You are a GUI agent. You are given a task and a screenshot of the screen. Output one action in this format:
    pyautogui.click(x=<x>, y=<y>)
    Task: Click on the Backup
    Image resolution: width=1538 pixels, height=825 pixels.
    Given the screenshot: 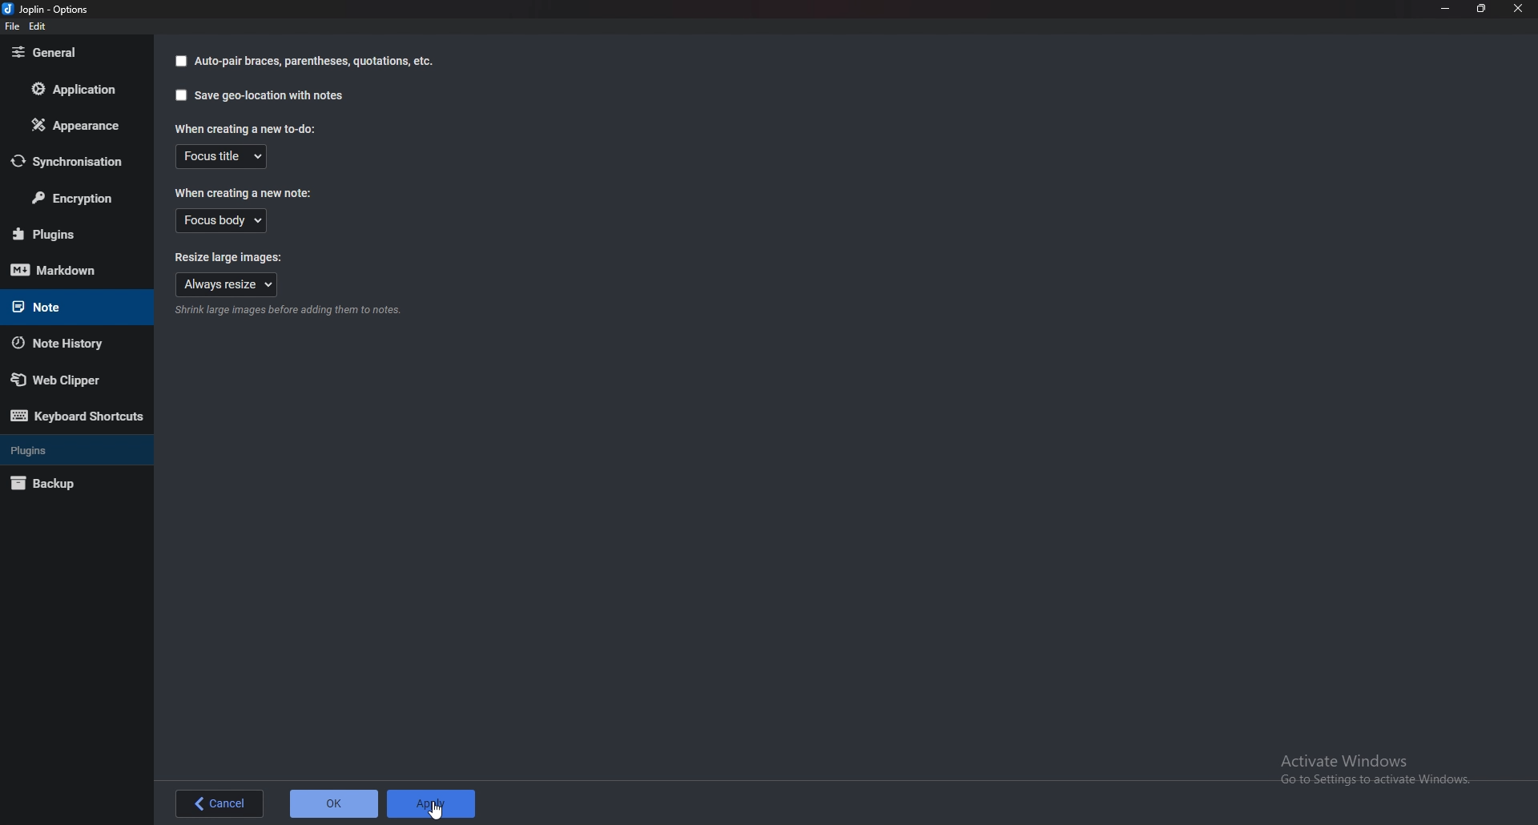 What is the action you would take?
    pyautogui.click(x=66, y=484)
    